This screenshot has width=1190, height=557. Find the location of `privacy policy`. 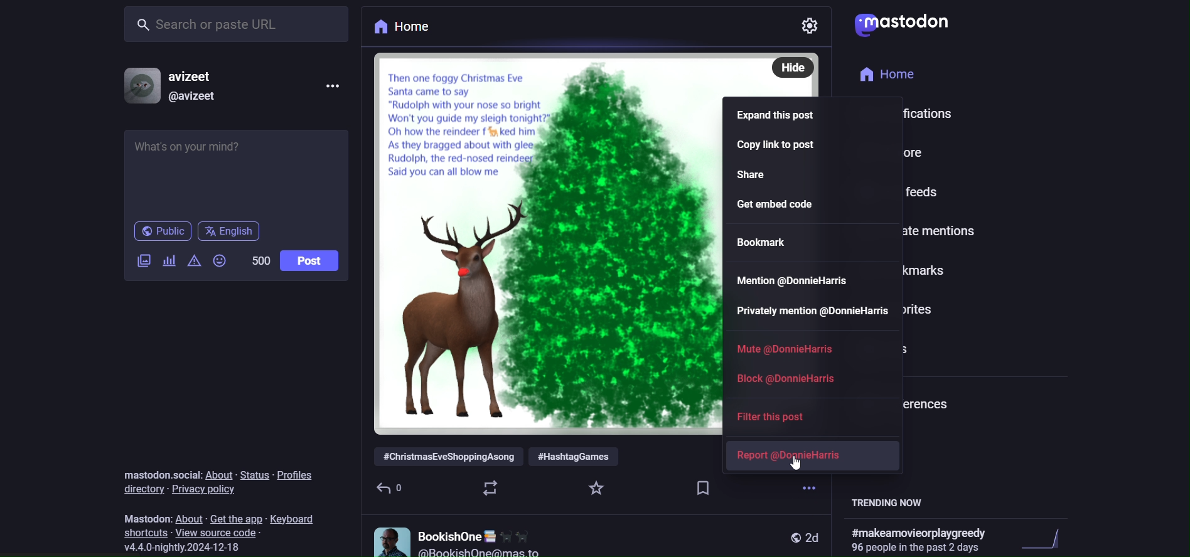

privacy policy is located at coordinates (206, 490).